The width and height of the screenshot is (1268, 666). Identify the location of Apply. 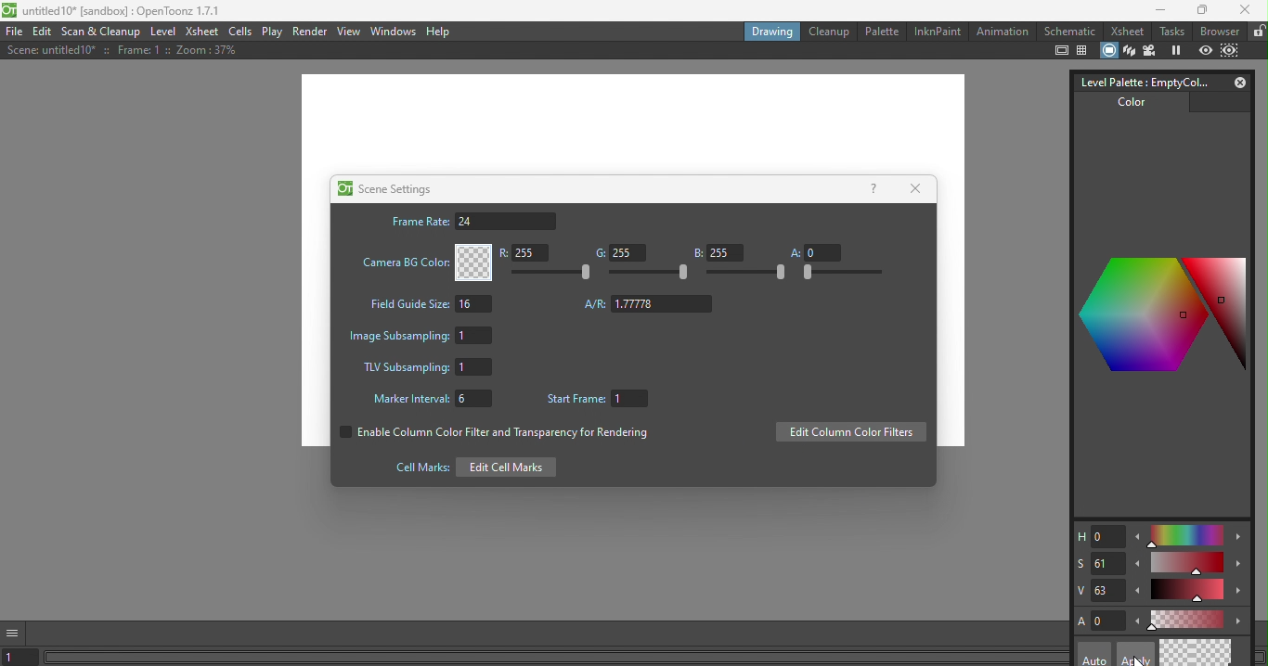
(1133, 654).